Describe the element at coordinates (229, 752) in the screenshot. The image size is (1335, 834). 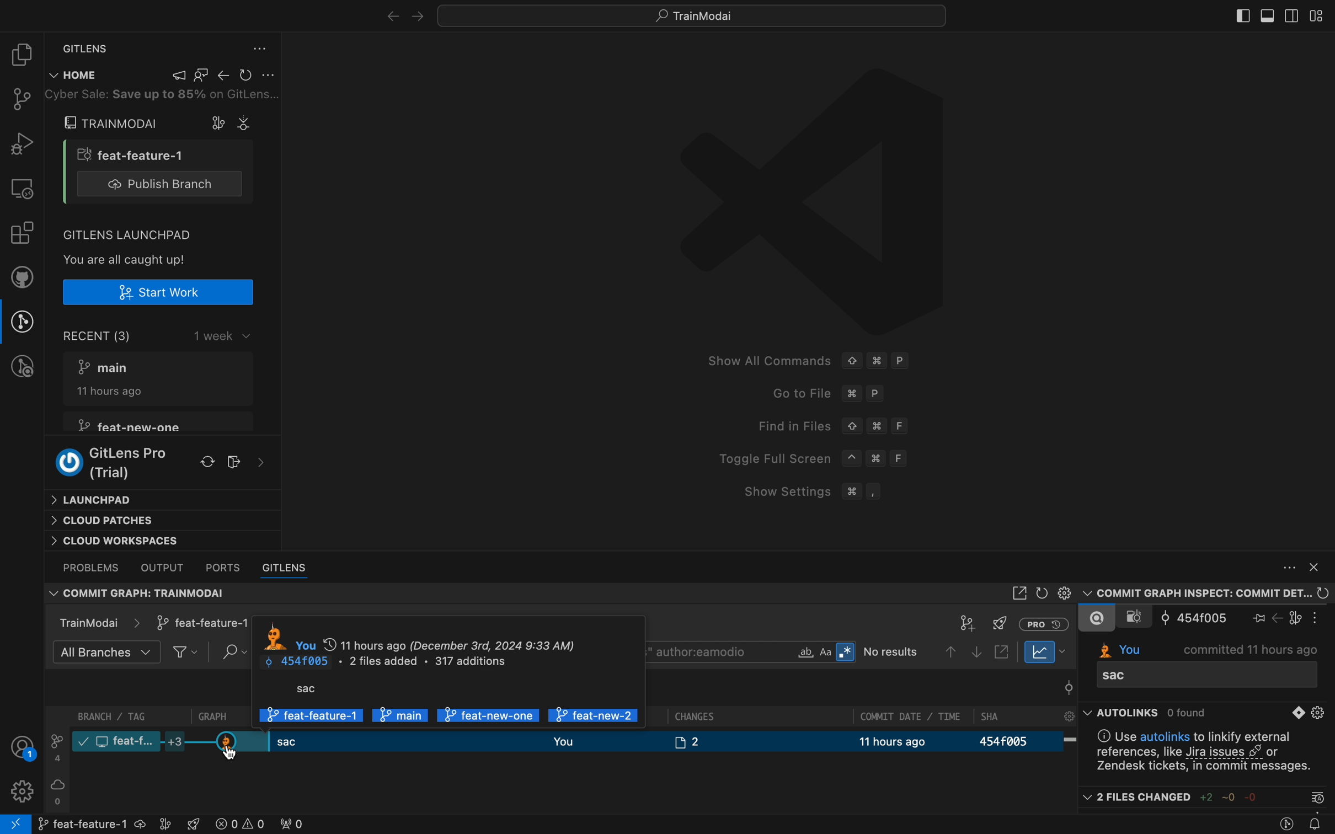
I see `Cursor` at that location.